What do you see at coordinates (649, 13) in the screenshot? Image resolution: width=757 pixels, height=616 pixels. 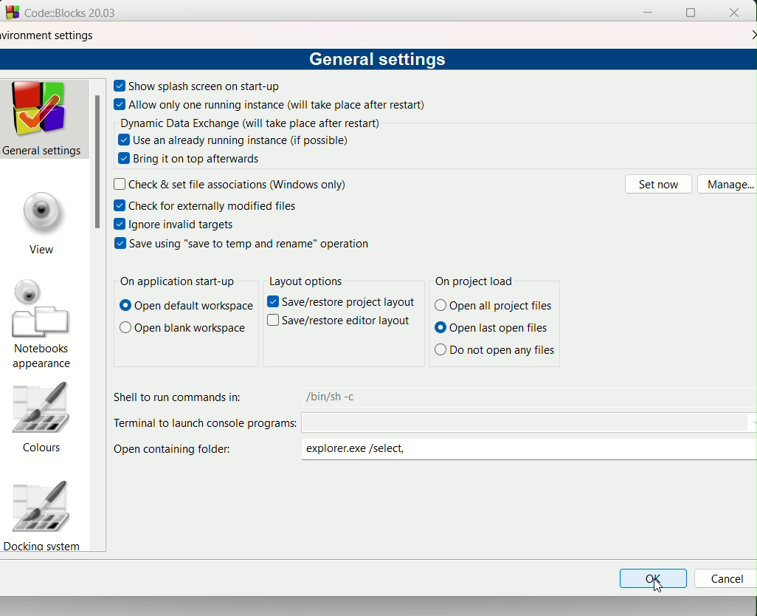 I see `minimize` at bounding box center [649, 13].